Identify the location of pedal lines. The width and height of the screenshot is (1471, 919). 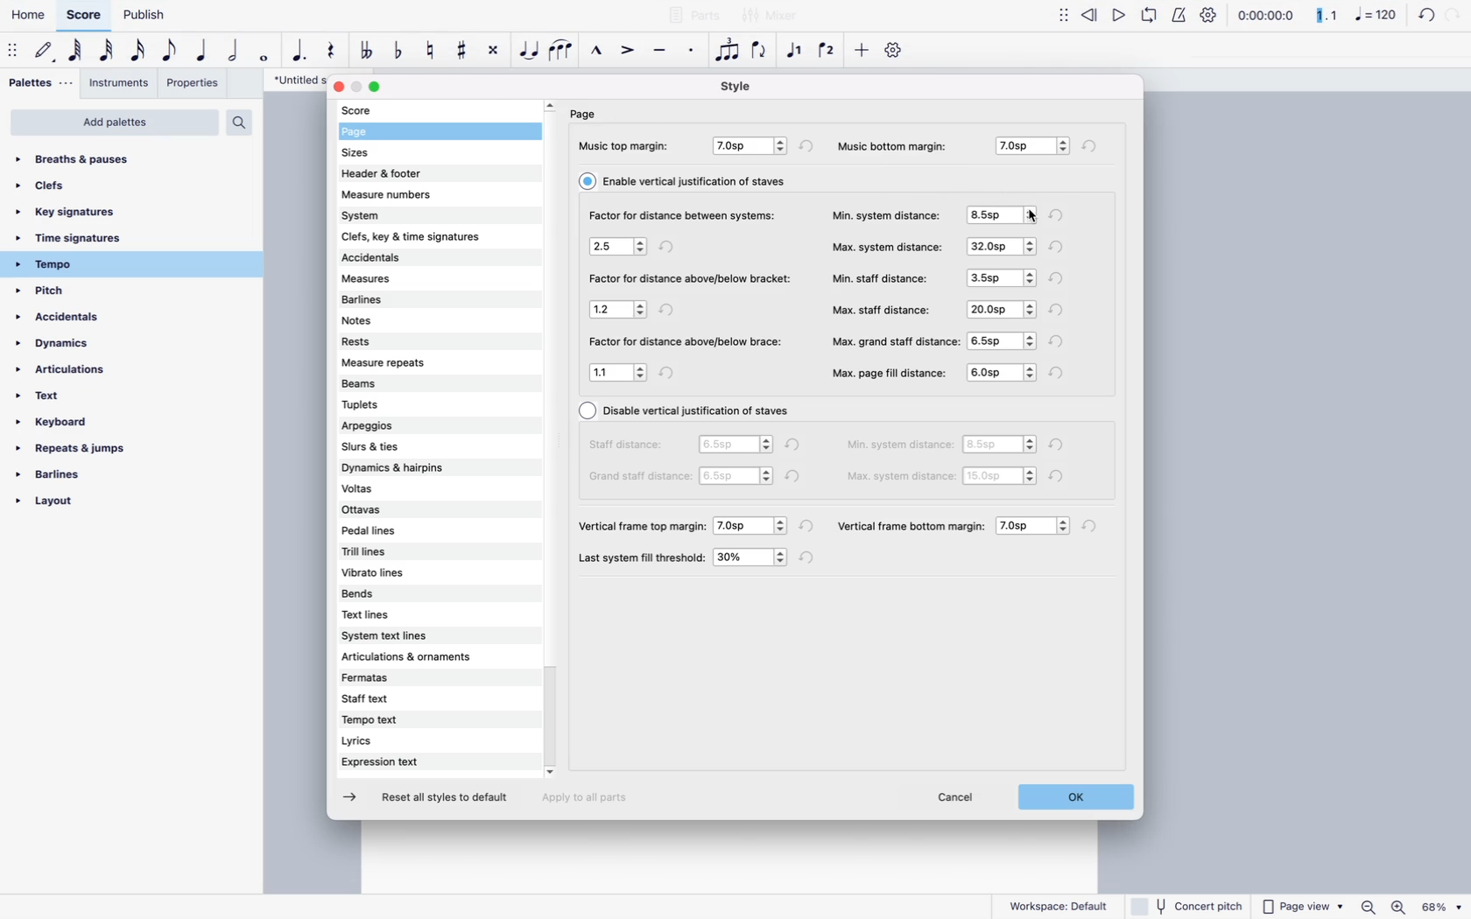
(390, 532).